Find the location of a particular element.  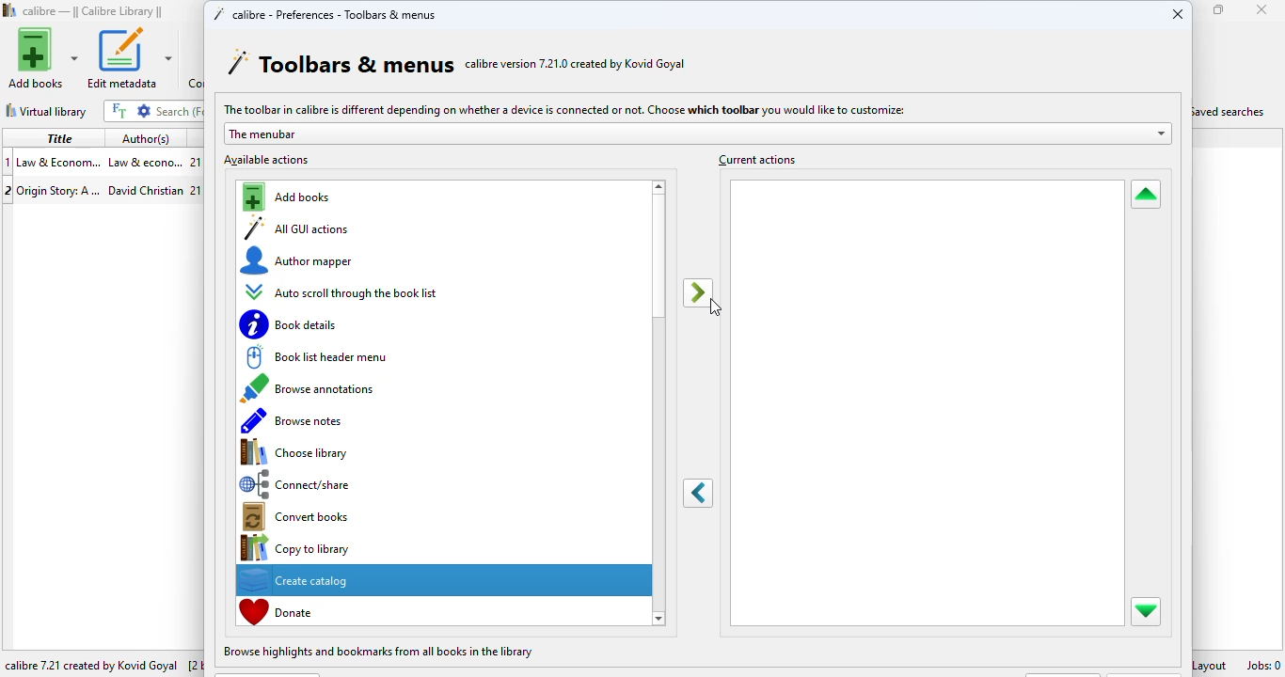

saved searches is located at coordinates (1231, 110).